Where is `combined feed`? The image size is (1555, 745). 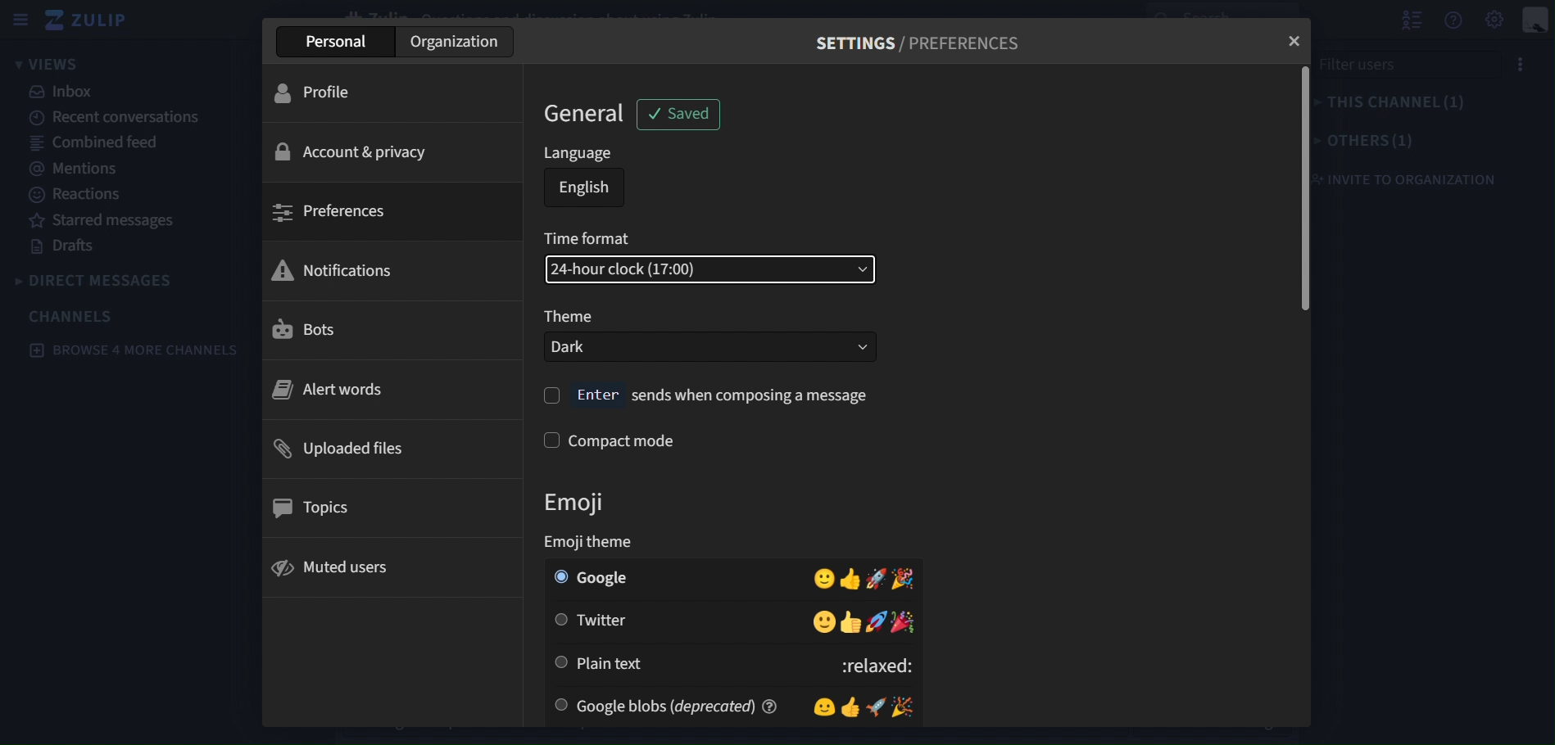
combined feed is located at coordinates (92, 142).